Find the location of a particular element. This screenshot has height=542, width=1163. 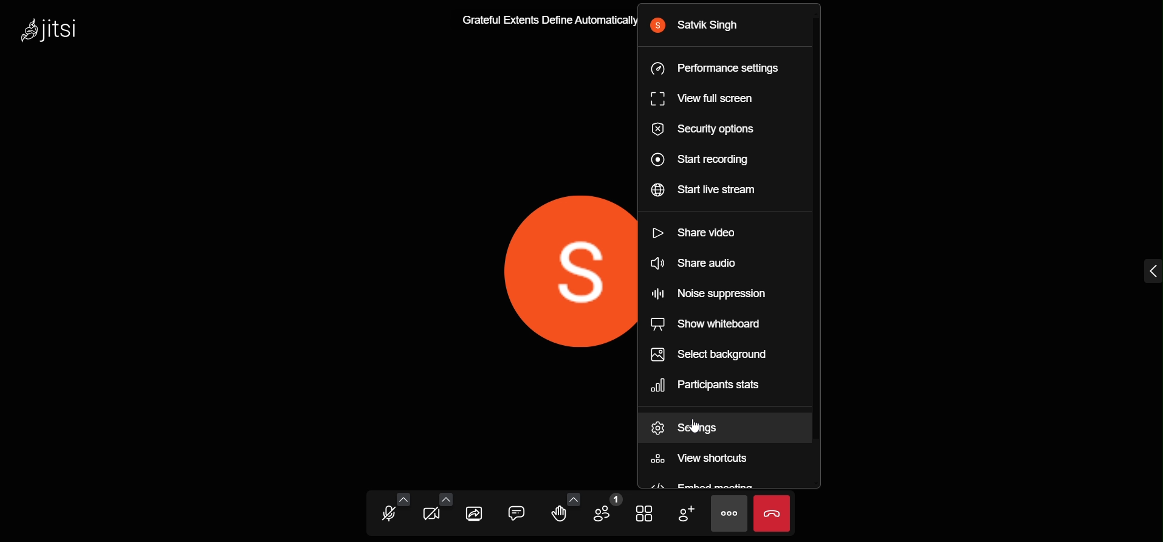

participants is located at coordinates (603, 509).